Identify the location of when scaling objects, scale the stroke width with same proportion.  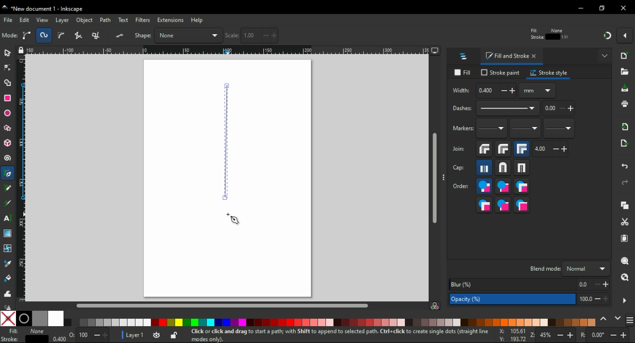
(530, 35).